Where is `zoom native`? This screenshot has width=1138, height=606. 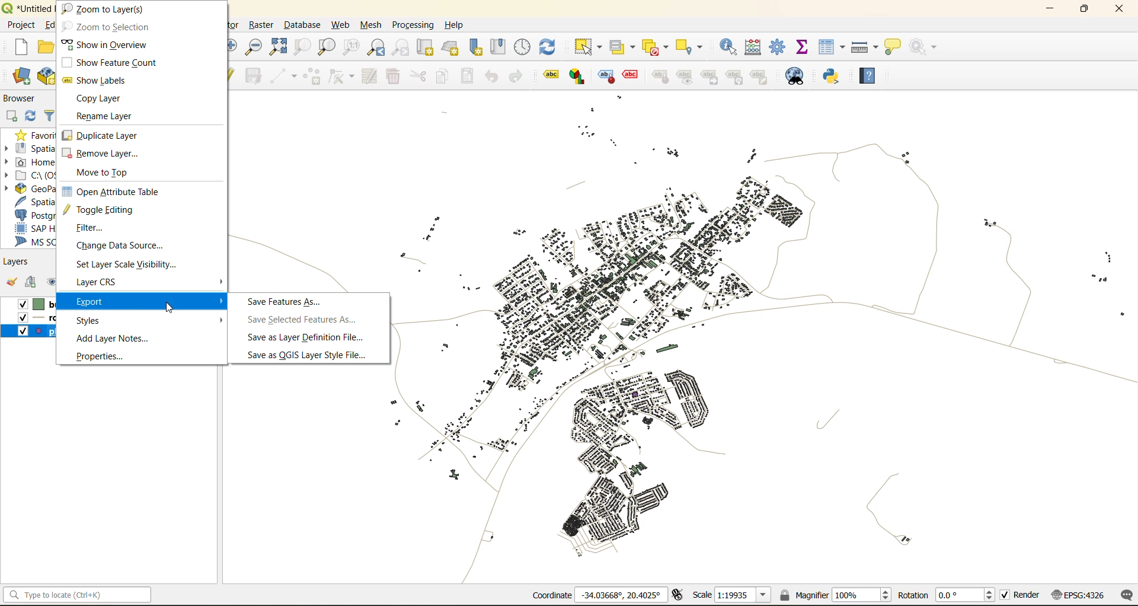
zoom native is located at coordinates (354, 47).